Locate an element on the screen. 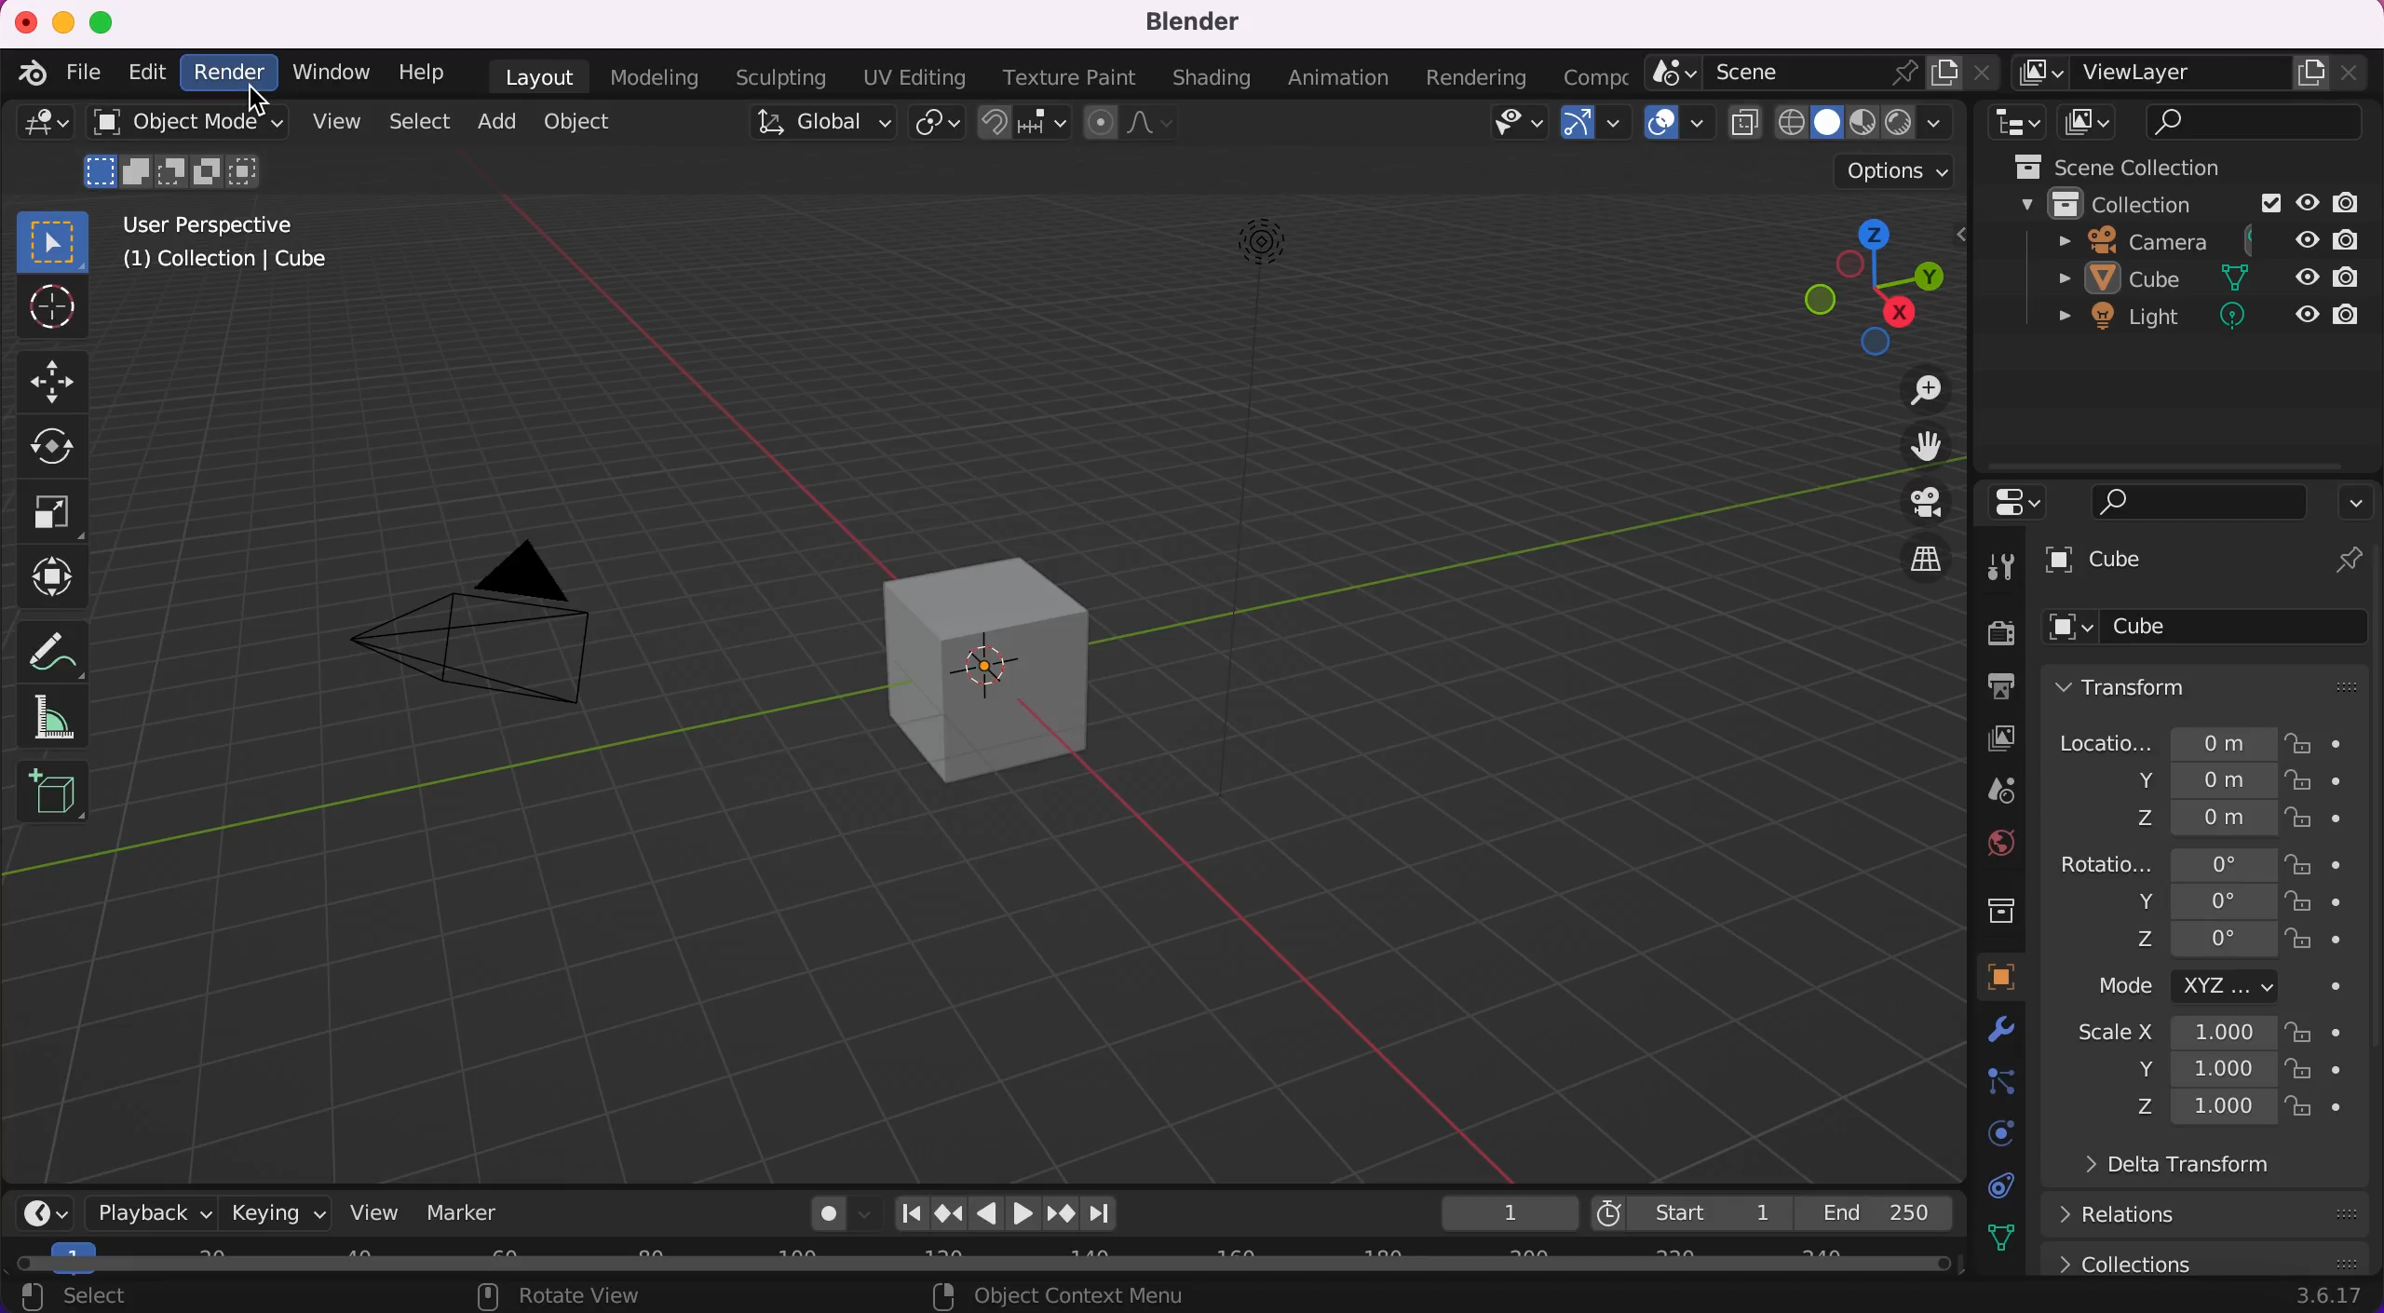 The width and height of the screenshot is (2384, 1313). view is located at coordinates (328, 125).